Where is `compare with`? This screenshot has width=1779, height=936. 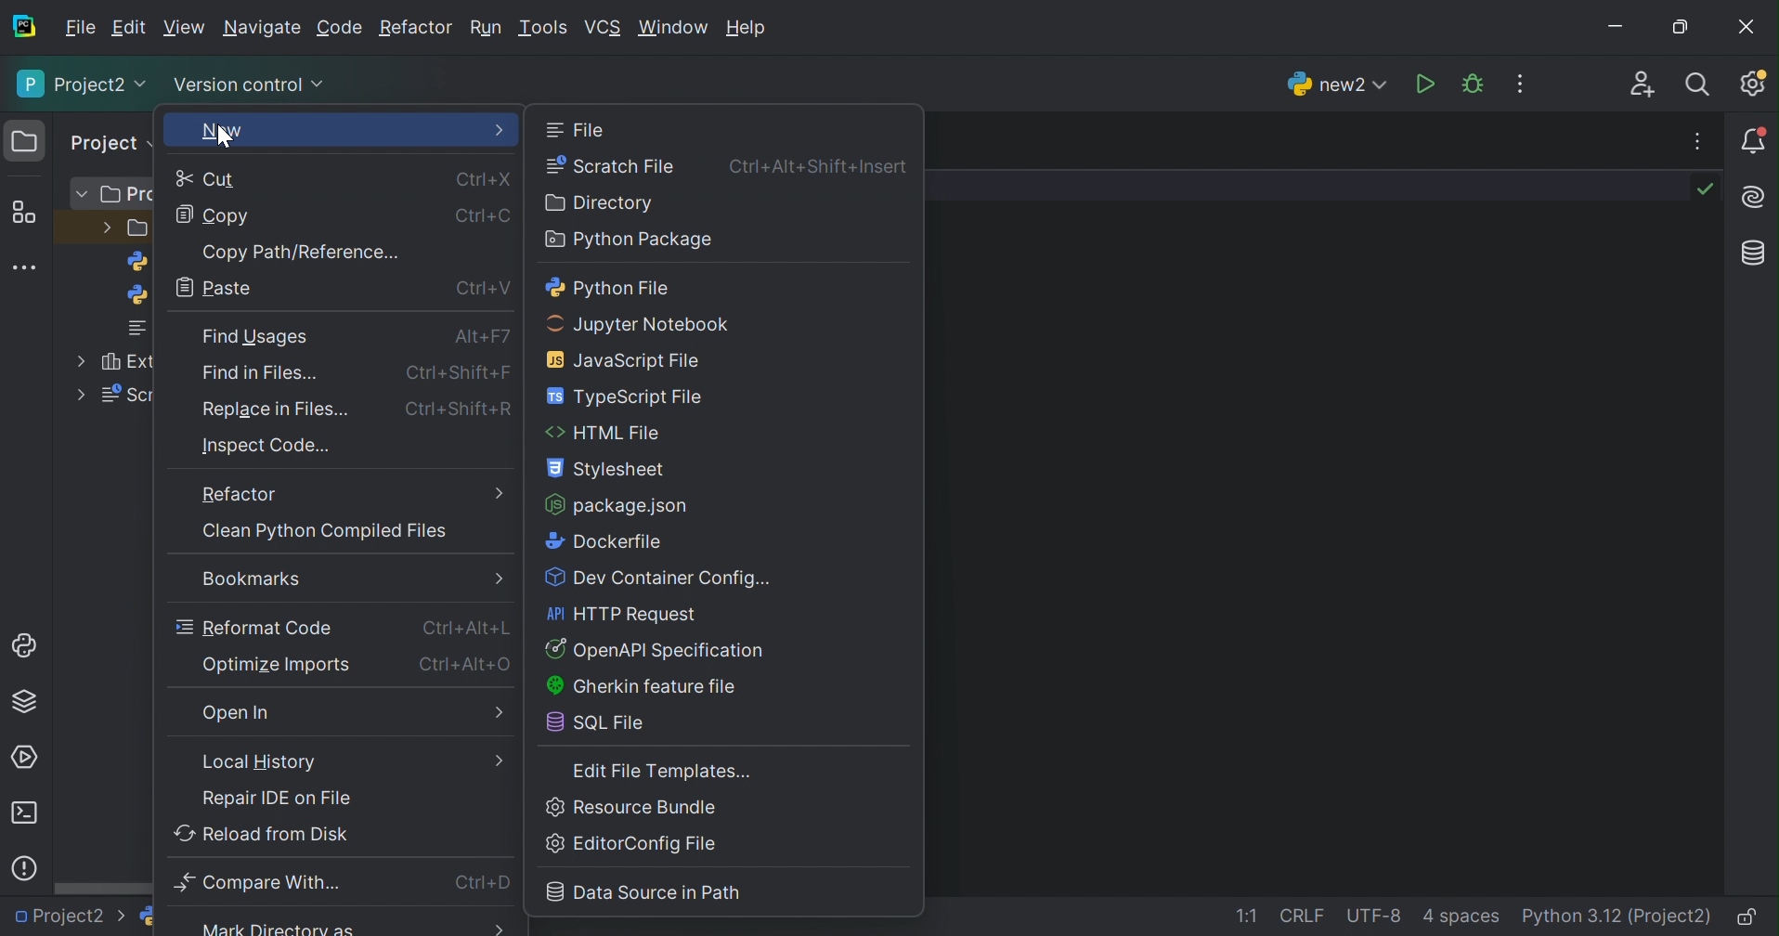 compare with is located at coordinates (263, 882).